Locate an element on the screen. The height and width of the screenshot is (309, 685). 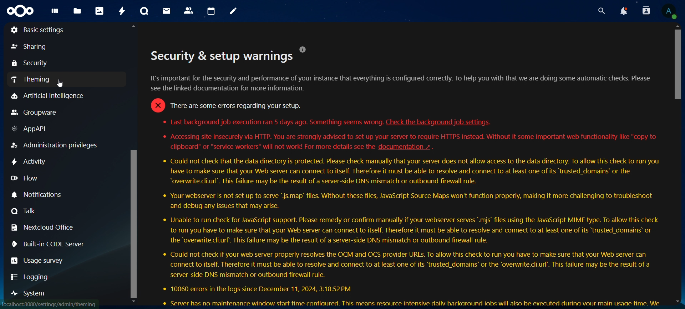
administration privileges is located at coordinates (56, 146).